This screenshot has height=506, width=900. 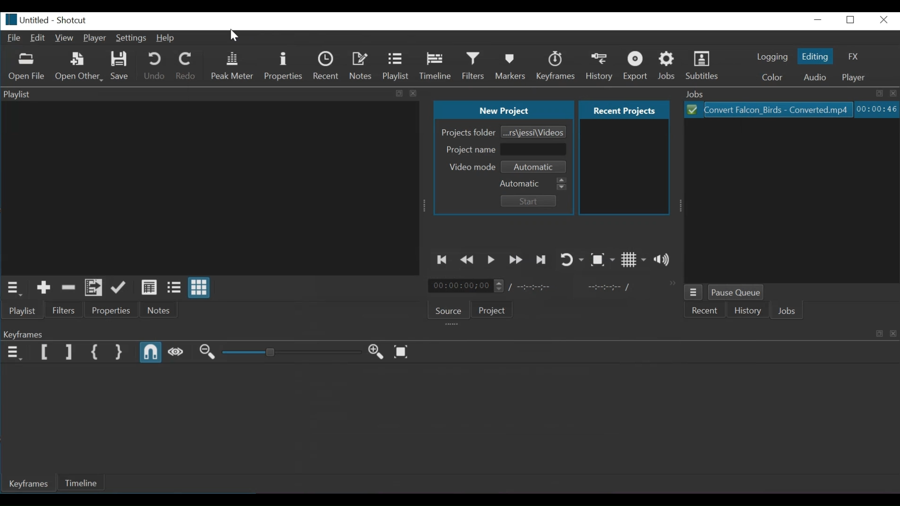 I want to click on Toggle grid display on the player, so click(x=635, y=260).